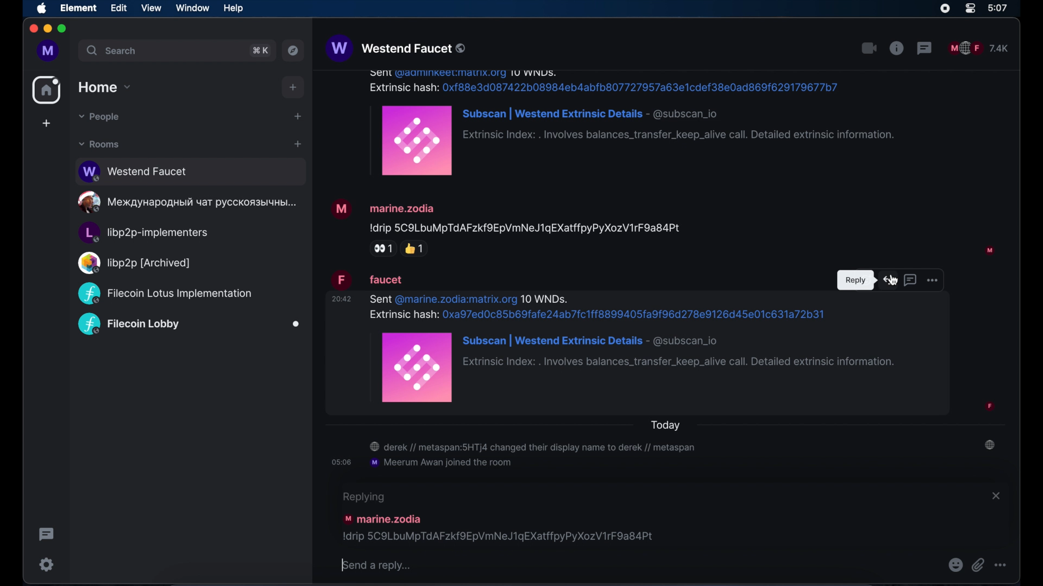 This screenshot has width=1043, height=586. Describe the element at coordinates (189, 202) in the screenshot. I see `public room` at that location.